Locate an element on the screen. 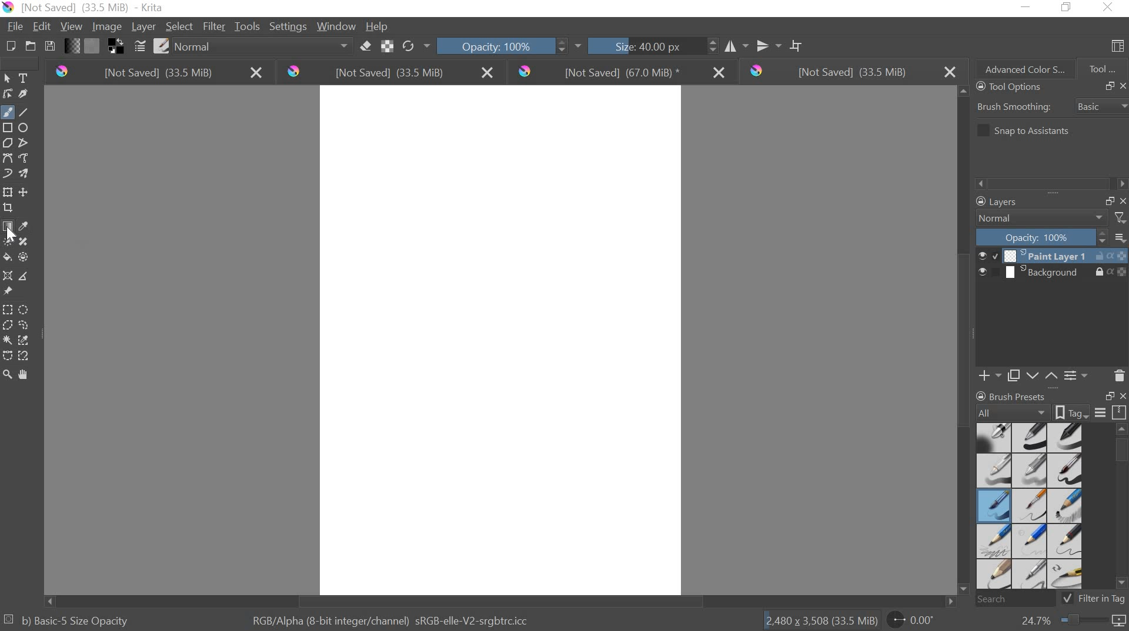 This screenshot has height=631, width=1129. LAYER is located at coordinates (142, 27).